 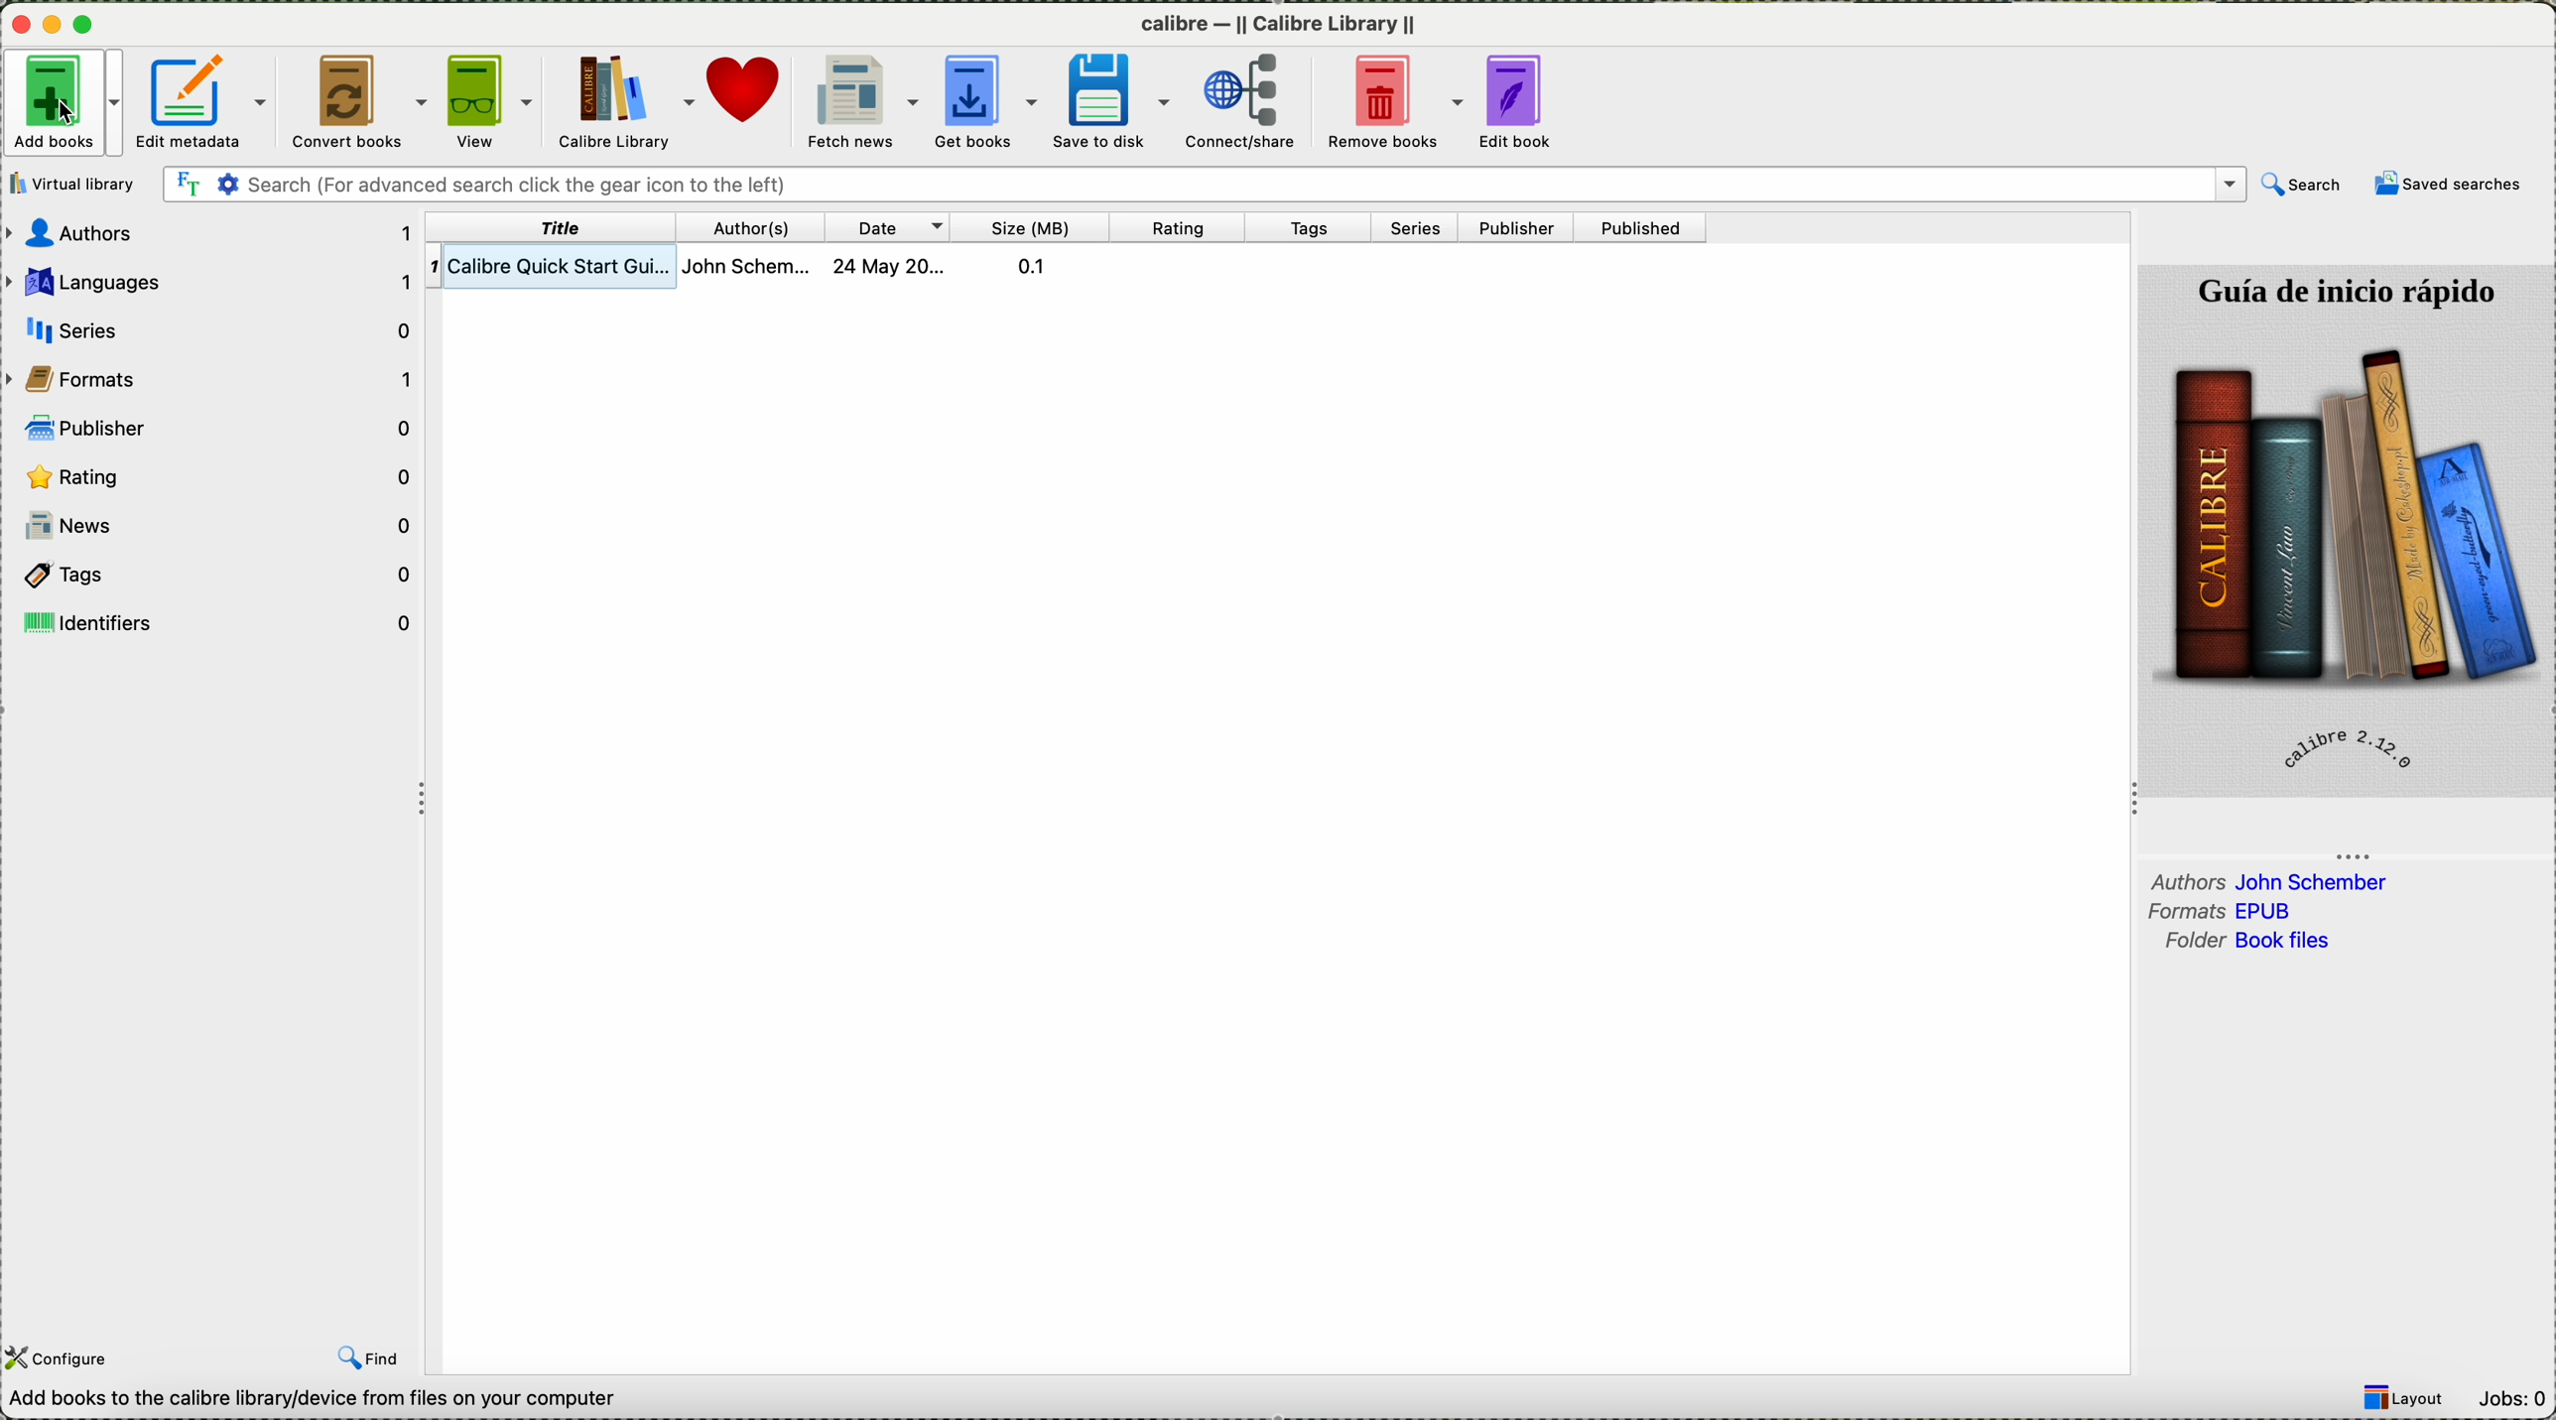 I want to click on search bar, so click(x=1203, y=183).